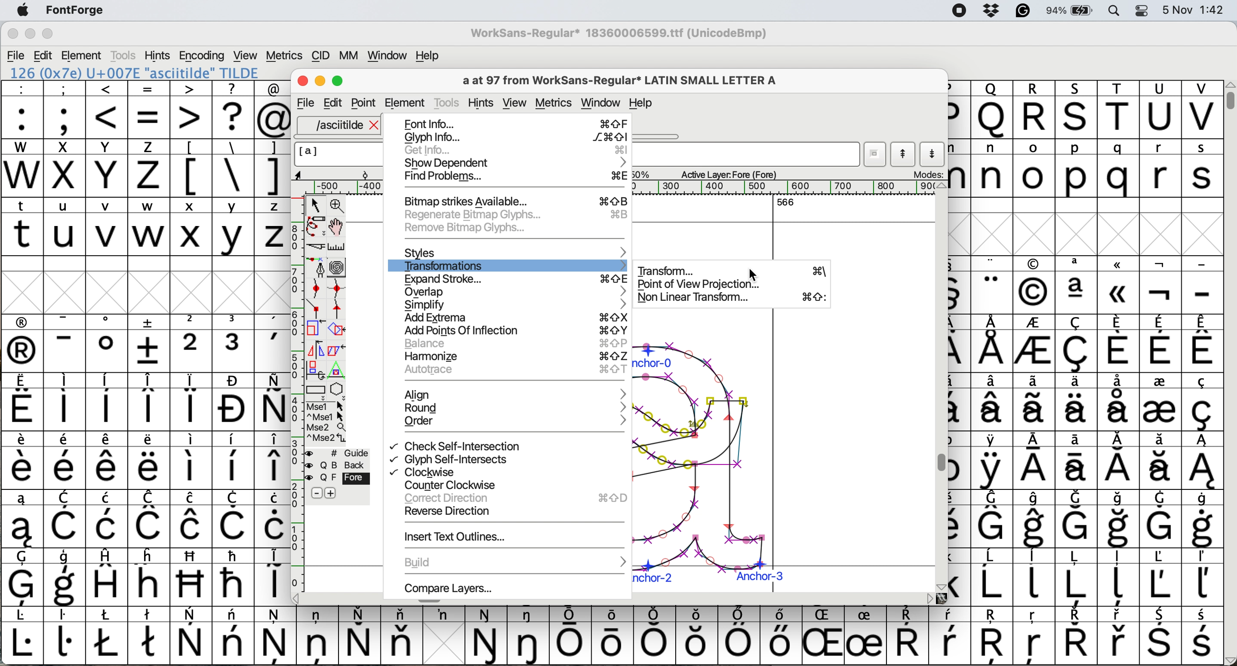  Describe the element at coordinates (192, 577) in the screenshot. I see `` at that location.